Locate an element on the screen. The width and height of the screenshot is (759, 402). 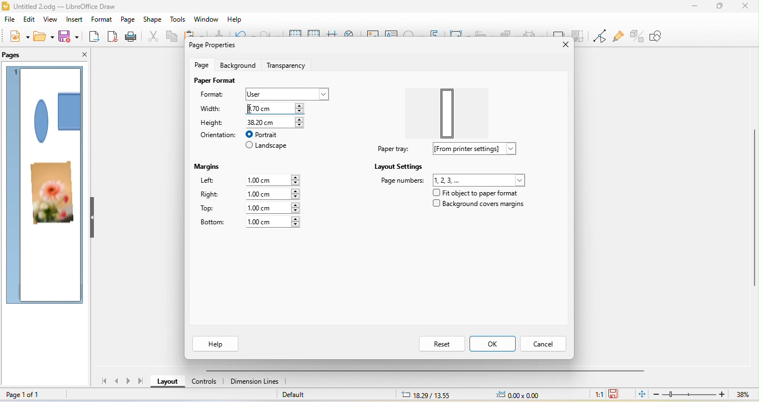
fit page to current window is located at coordinates (640, 395).